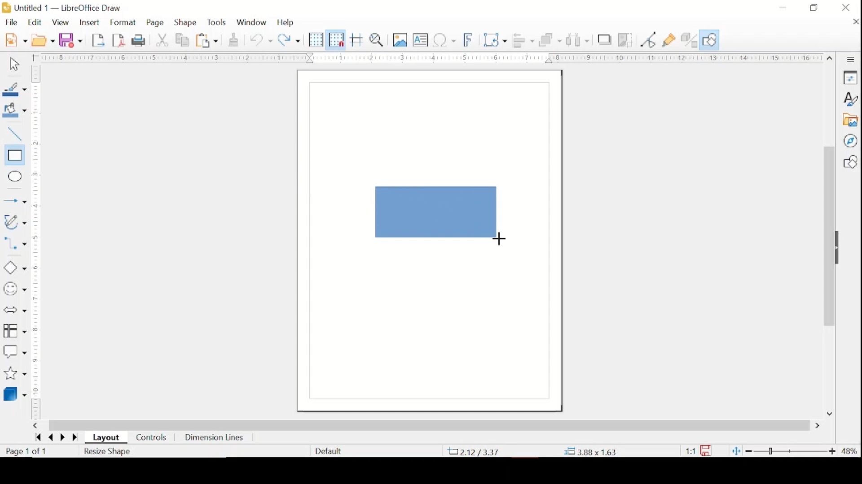 The image size is (862, 484). What do you see at coordinates (814, 7) in the screenshot?
I see `restore down` at bounding box center [814, 7].